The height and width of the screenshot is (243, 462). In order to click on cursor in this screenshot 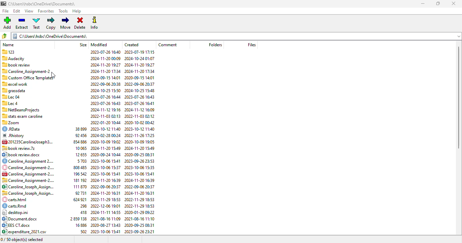, I will do `click(53, 76)`.